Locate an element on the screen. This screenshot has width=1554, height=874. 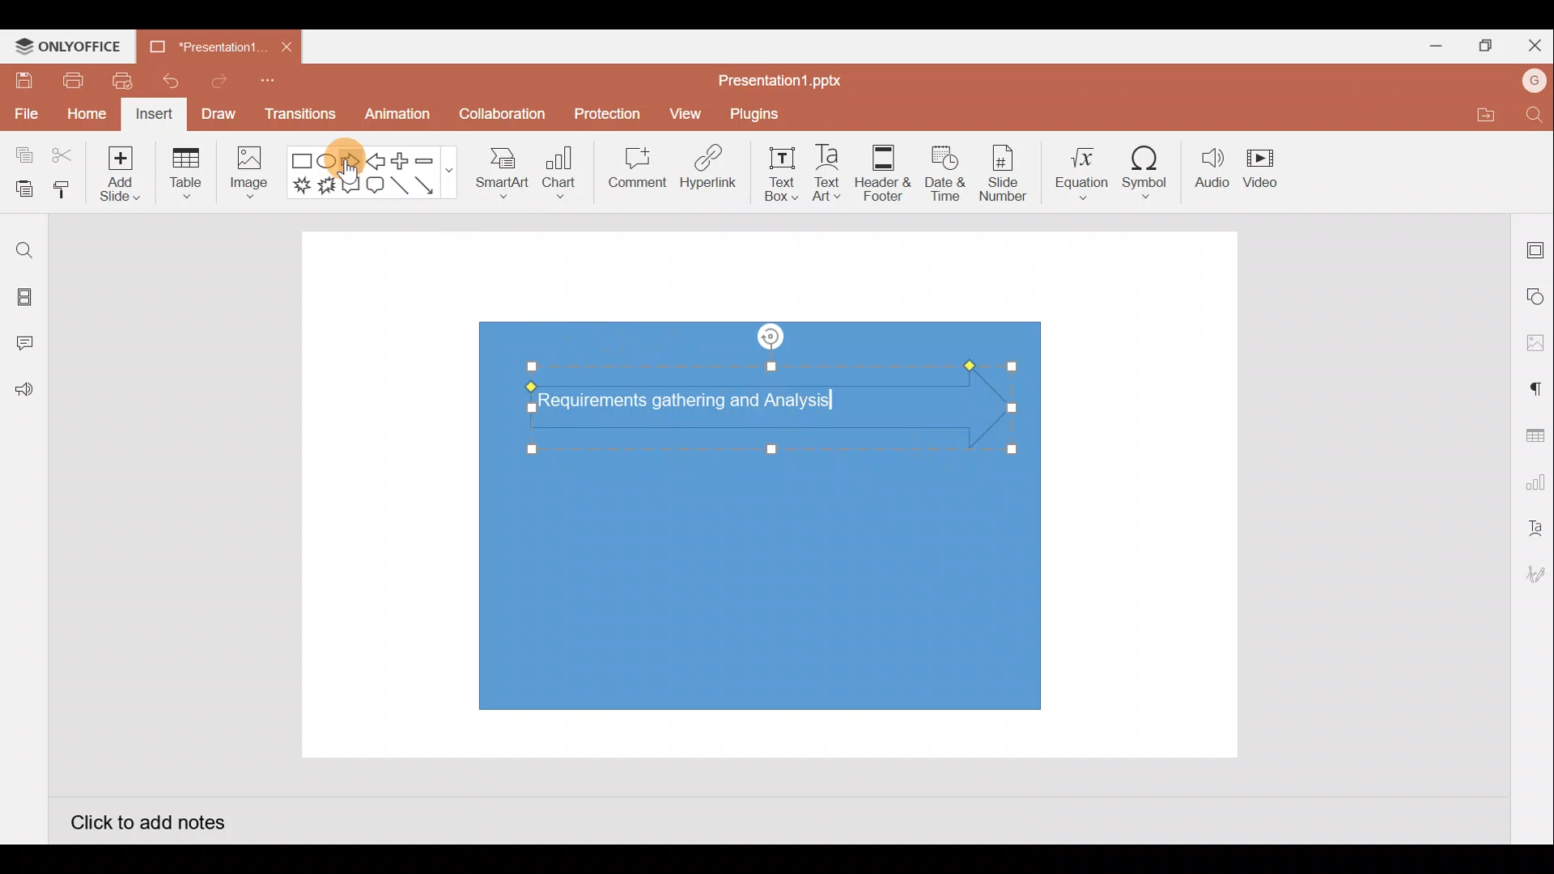
Text Art is located at coordinates (834, 169).